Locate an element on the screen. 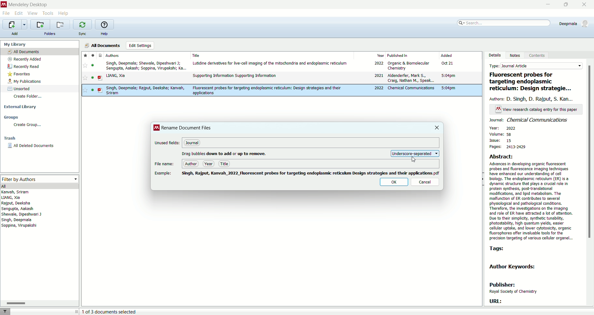  notes is located at coordinates (516, 56).